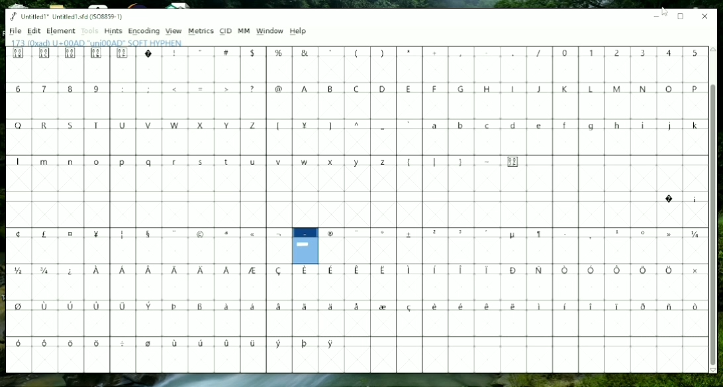  I want to click on Letter name, so click(98, 42).